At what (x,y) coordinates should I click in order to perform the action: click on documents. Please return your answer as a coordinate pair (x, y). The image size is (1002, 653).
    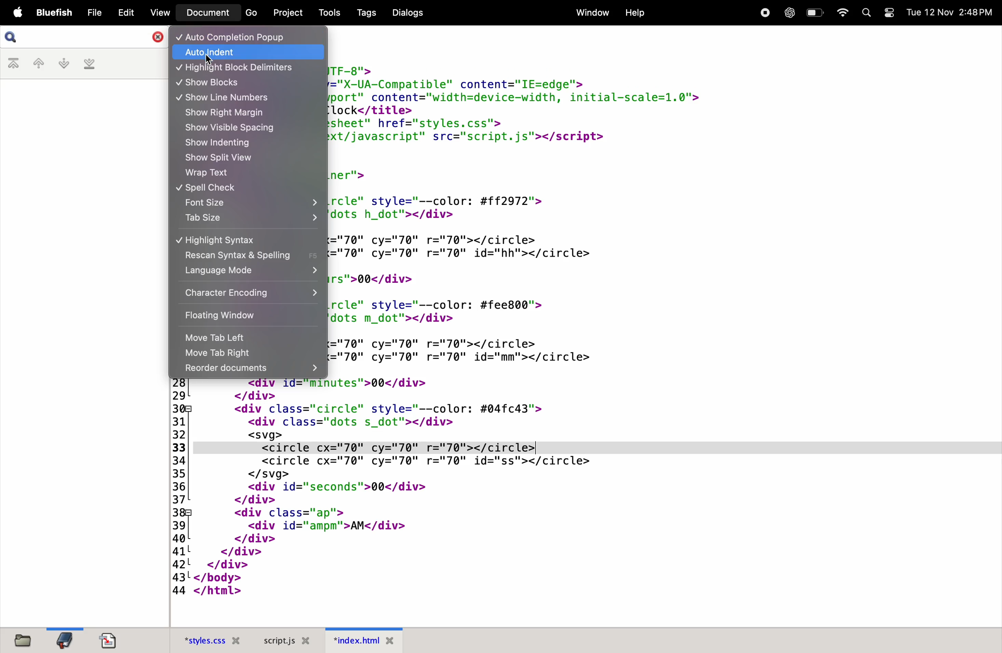
    Looking at the image, I should click on (112, 639).